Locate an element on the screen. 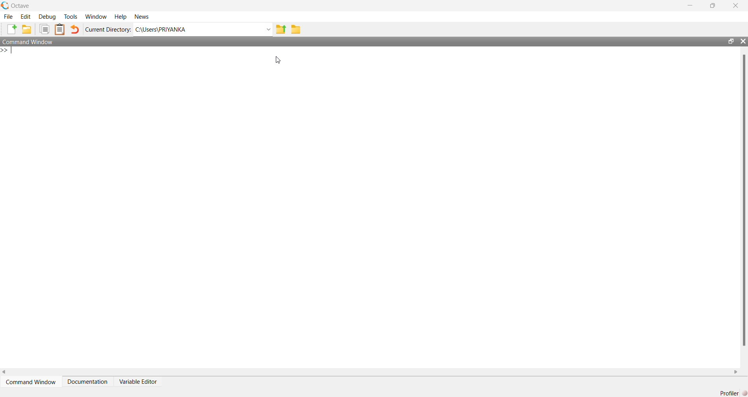 This screenshot has height=397, width=748. move right is located at coordinates (737, 372).